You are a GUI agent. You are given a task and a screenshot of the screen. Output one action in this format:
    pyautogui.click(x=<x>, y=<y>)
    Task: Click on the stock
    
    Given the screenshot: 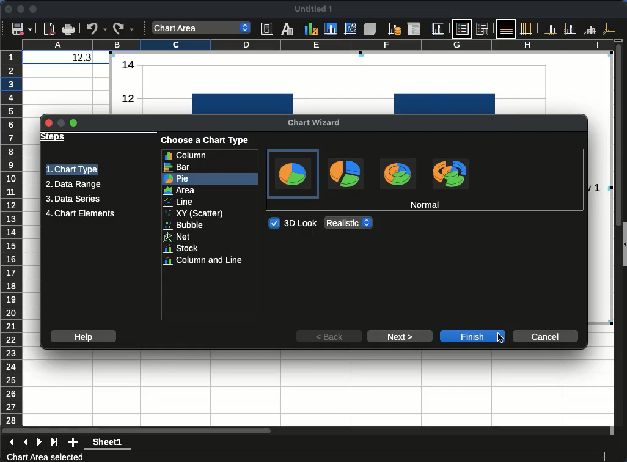 What is the action you would take?
    pyautogui.click(x=210, y=249)
    